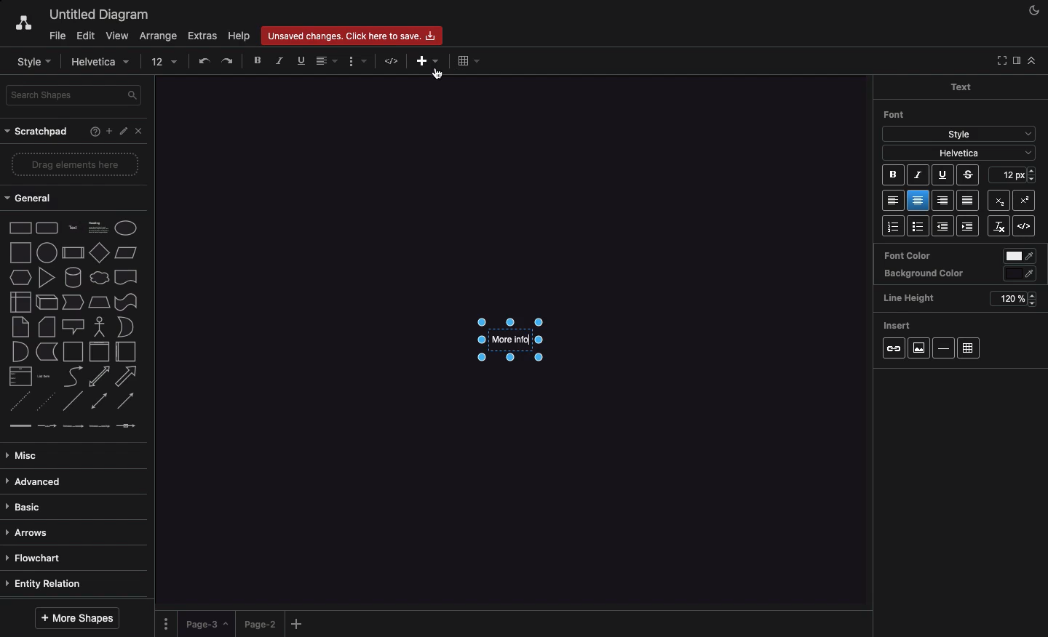 The image size is (1048, 637). Describe the element at coordinates (79, 617) in the screenshot. I see `More shapes` at that location.